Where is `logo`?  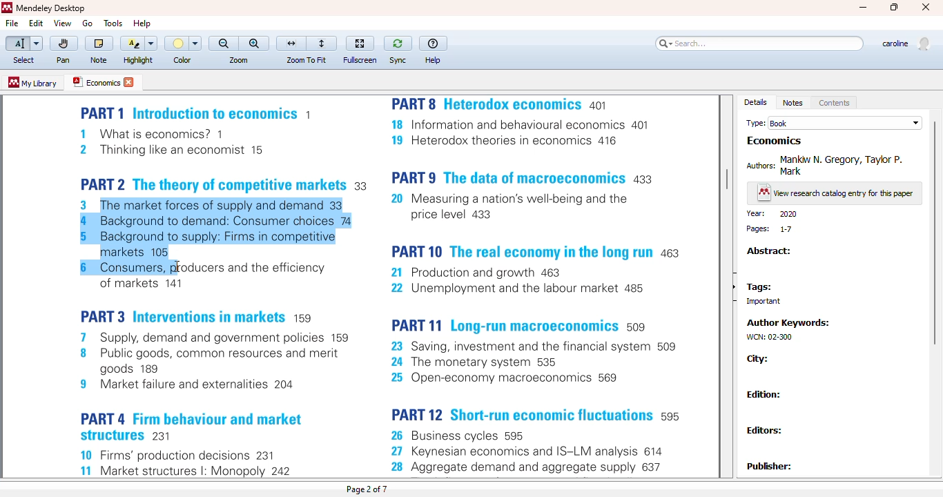
logo is located at coordinates (6, 8).